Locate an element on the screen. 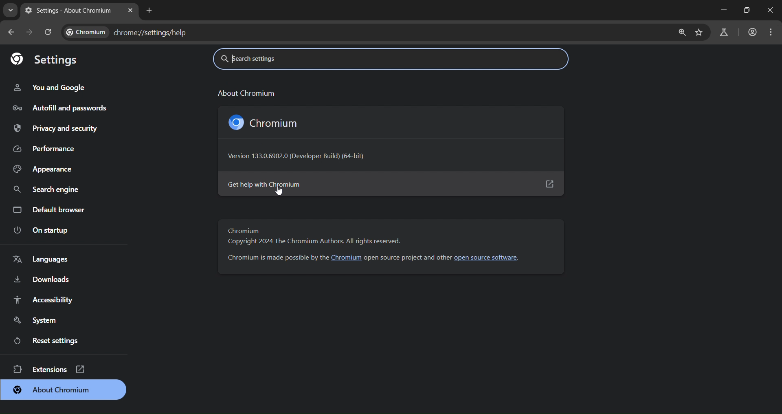 This screenshot has height=414, width=782. menu is located at coordinates (770, 32).